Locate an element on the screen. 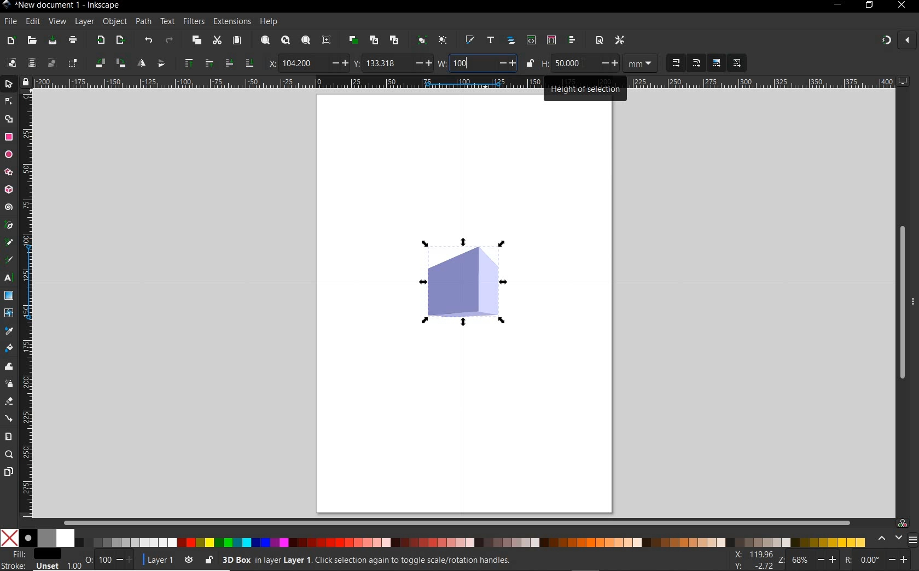 The width and height of the screenshot is (919, 571). 0 is located at coordinates (869, 560).